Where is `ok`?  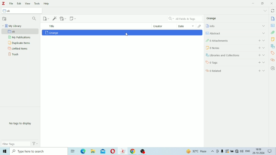 ok is located at coordinates (20, 32).